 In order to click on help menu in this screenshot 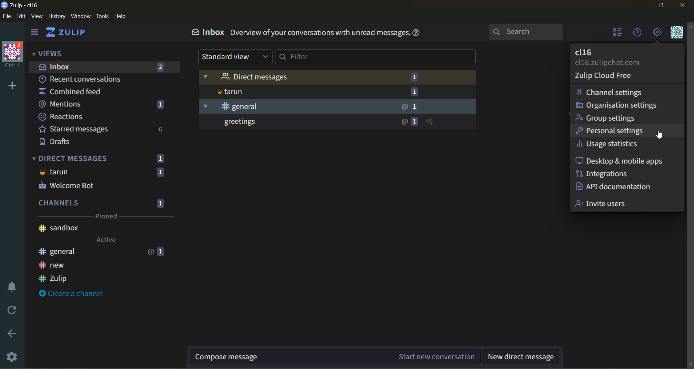, I will do `click(635, 32)`.